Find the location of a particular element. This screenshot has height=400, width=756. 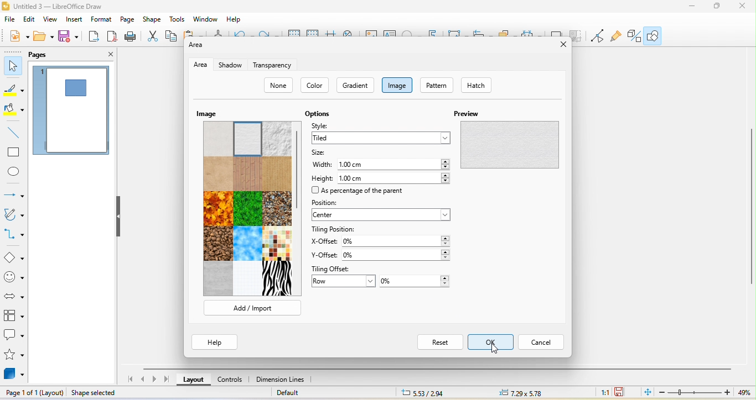

shape is located at coordinates (154, 20).